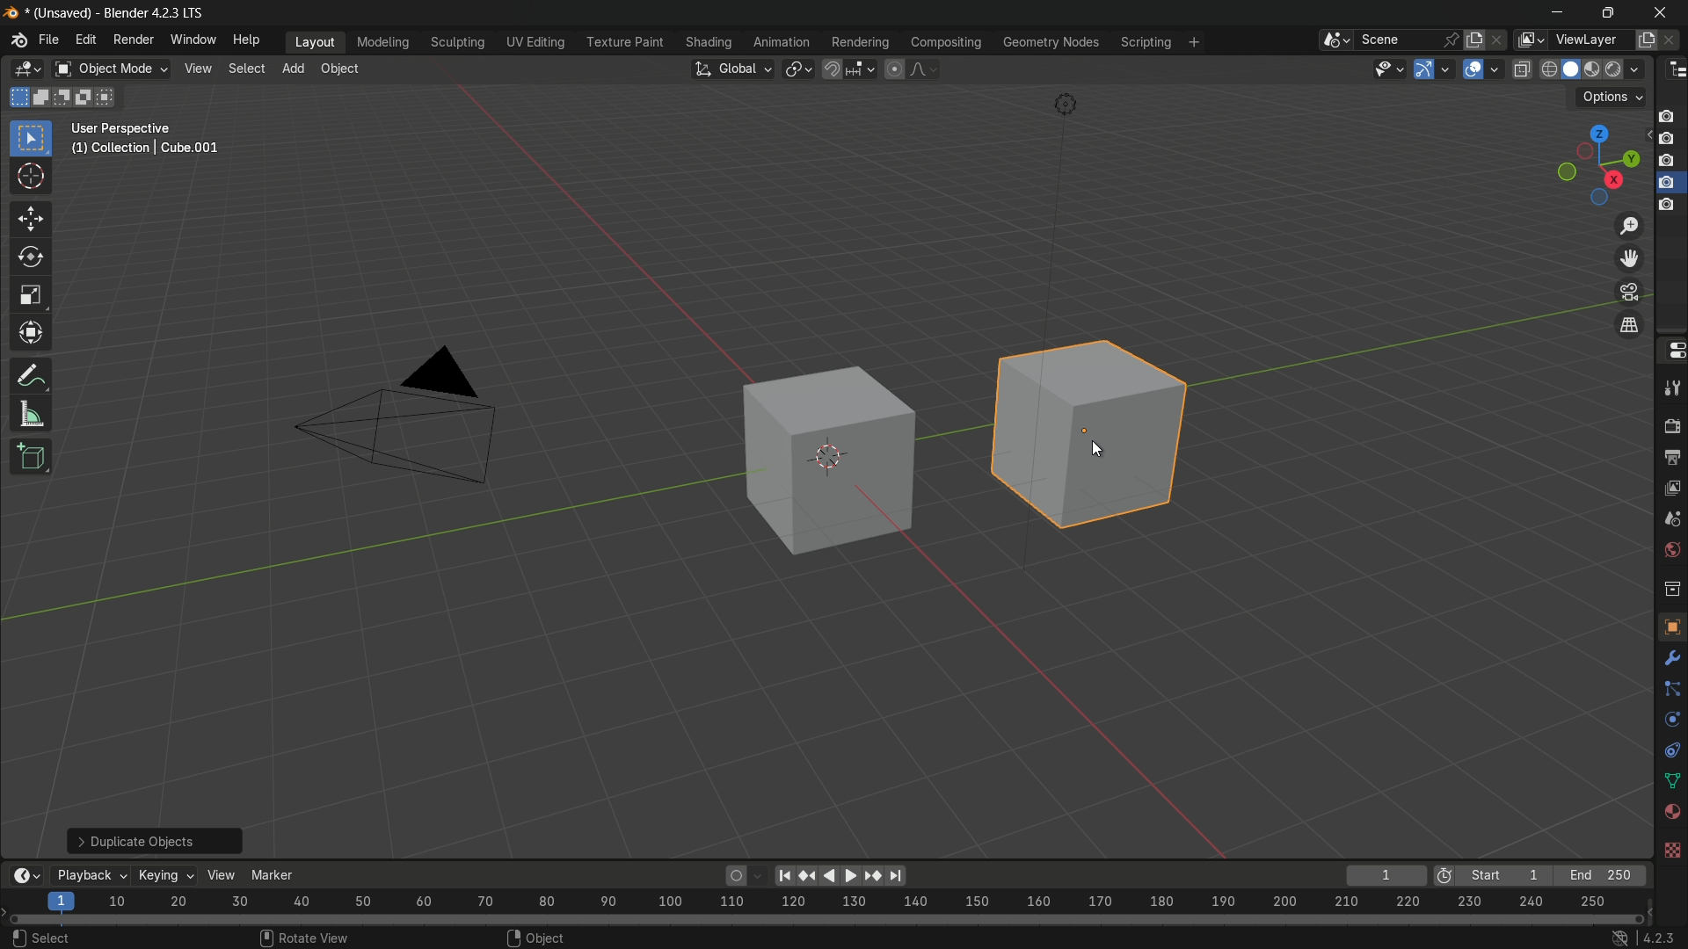  I want to click on scene, so click(1407, 40).